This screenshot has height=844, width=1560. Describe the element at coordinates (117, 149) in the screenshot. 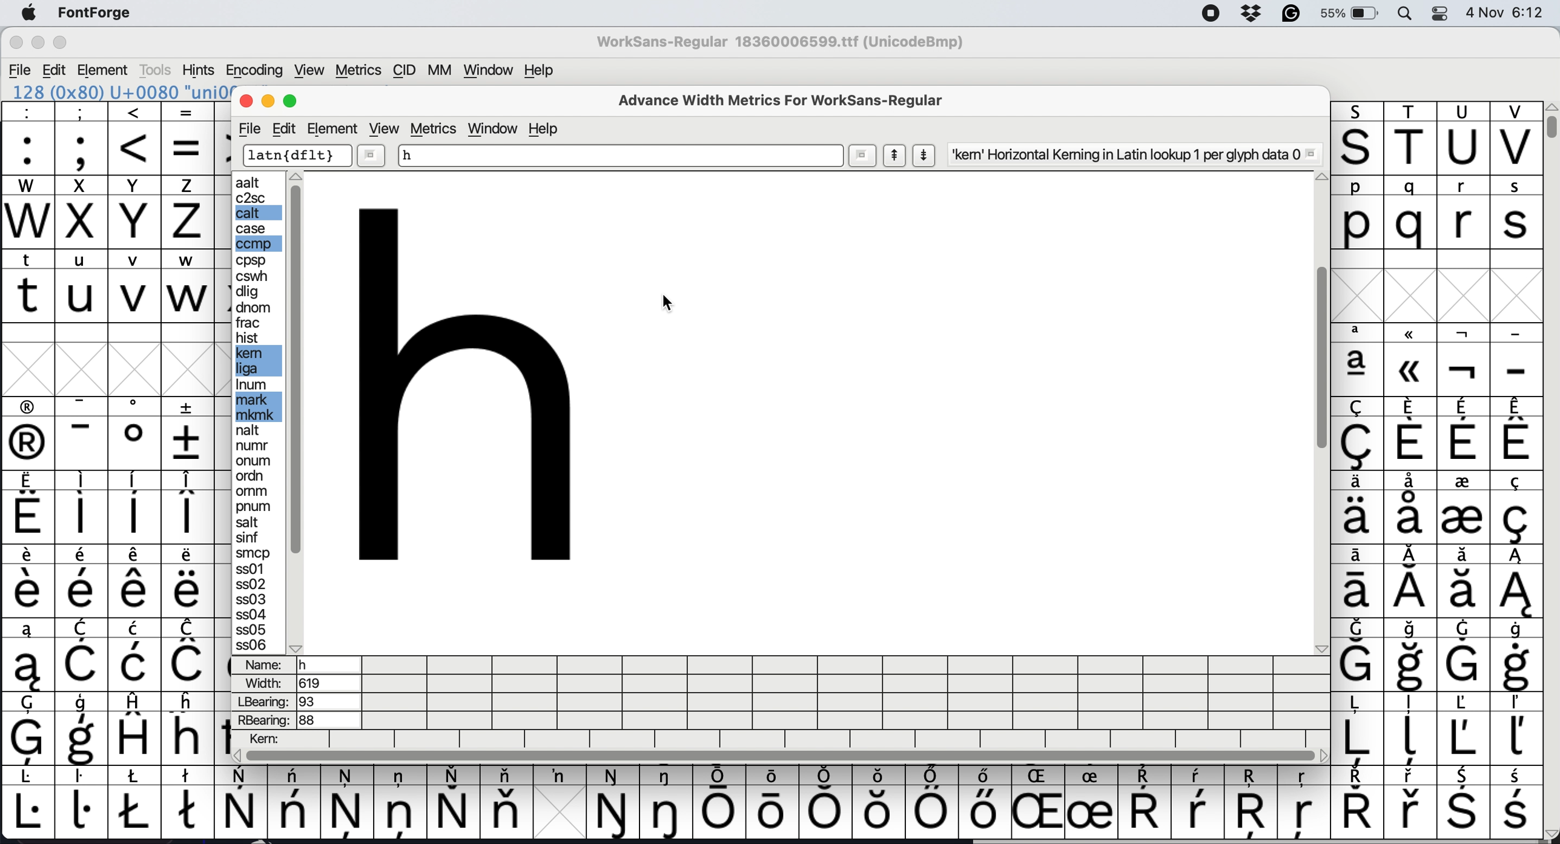

I see `special characters` at that location.